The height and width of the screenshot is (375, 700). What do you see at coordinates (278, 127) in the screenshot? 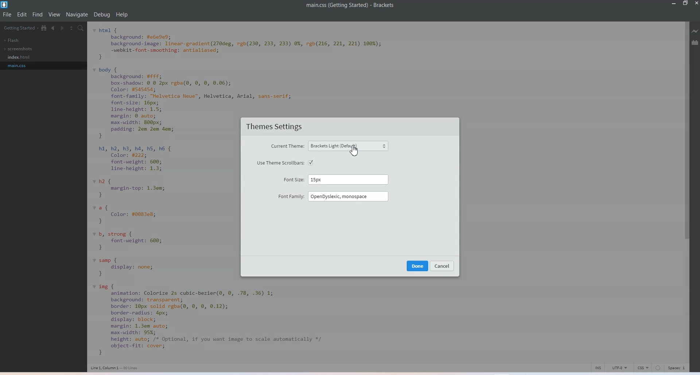
I see `Theme settings` at bounding box center [278, 127].